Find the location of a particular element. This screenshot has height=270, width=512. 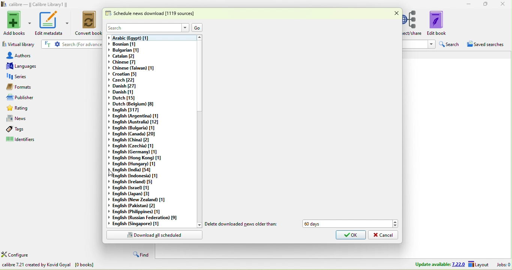

english (hungary)[1] is located at coordinates (138, 164).